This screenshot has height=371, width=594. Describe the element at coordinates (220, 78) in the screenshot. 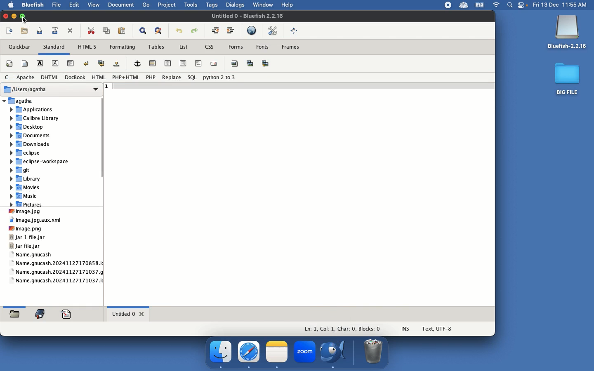

I see `Python 2 to 3` at that location.